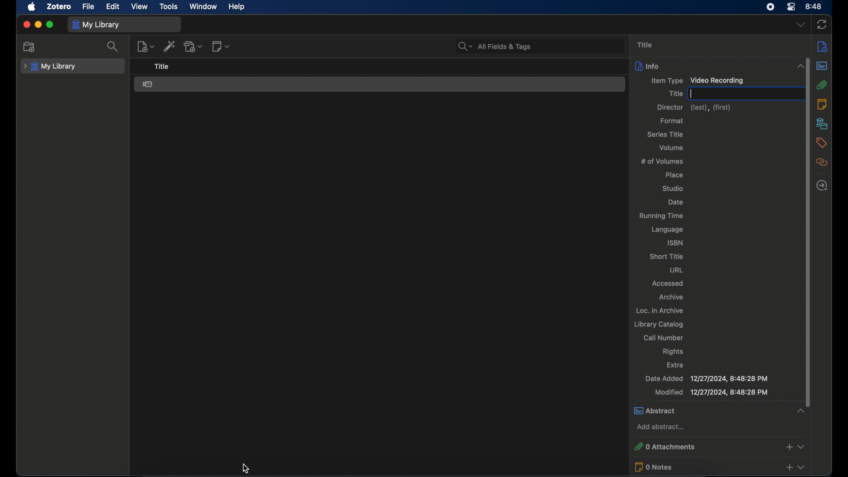 This screenshot has height=477, width=848. I want to click on dropdown, so click(802, 447).